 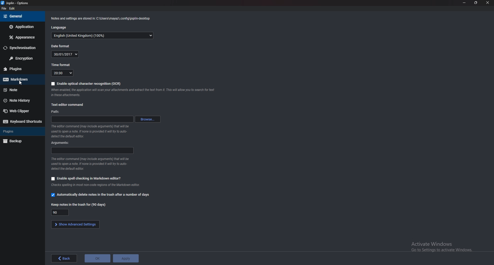 I want to click on Keep notes in the trash, so click(x=62, y=212).